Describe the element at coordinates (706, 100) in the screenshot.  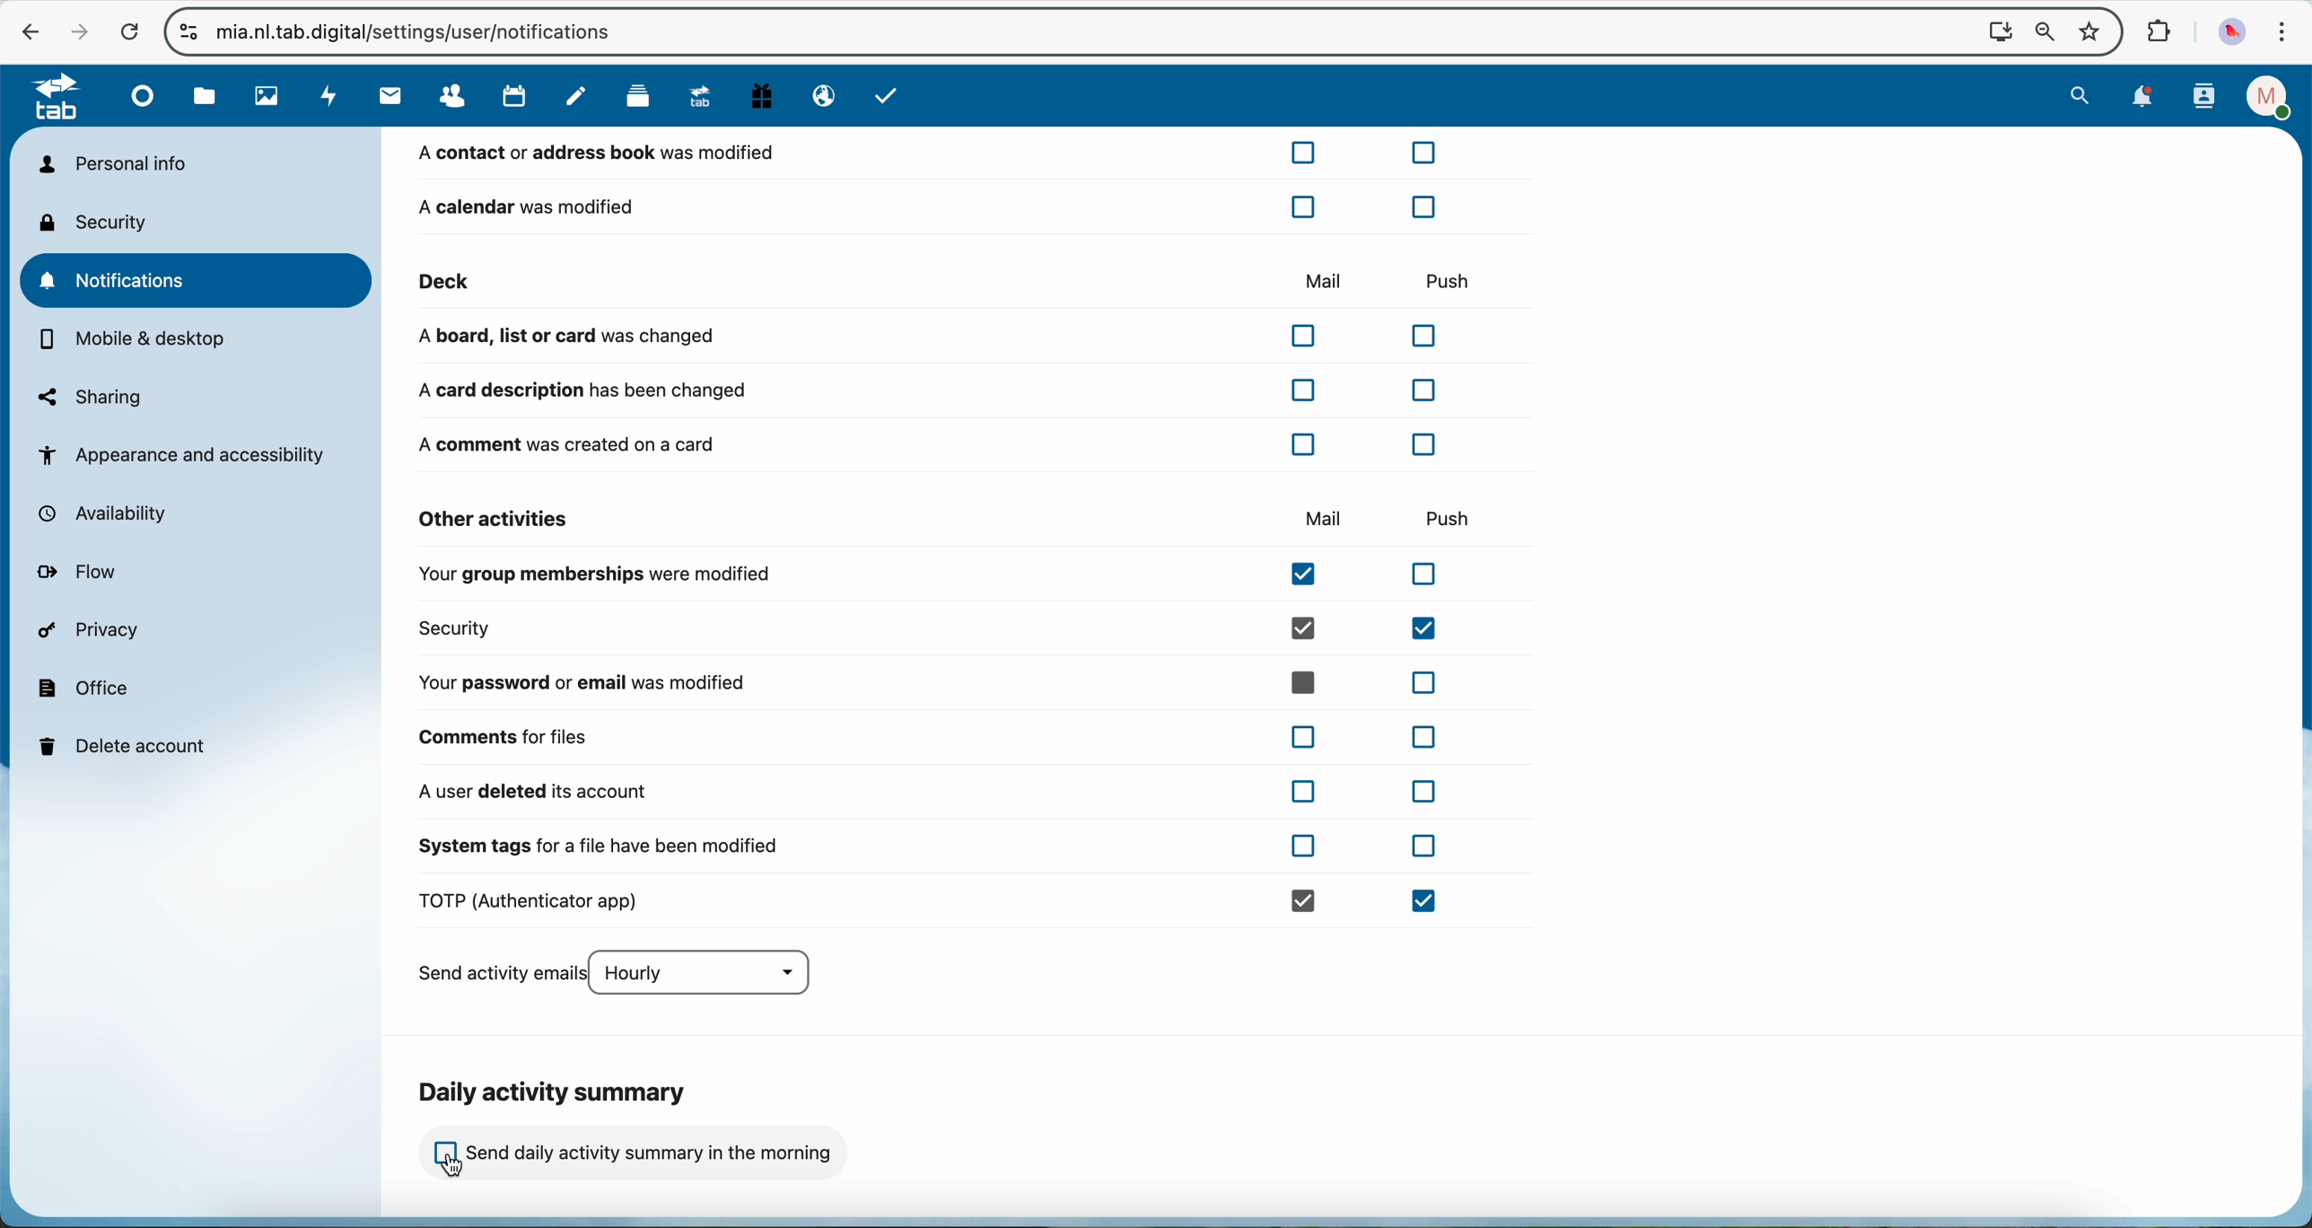
I see `upgrade` at that location.